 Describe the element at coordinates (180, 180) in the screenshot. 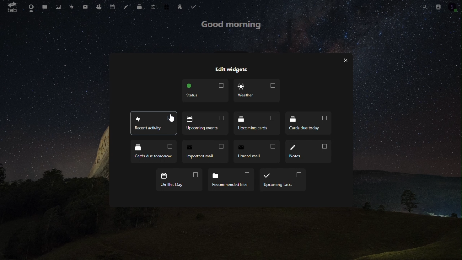

I see `On this day` at that location.